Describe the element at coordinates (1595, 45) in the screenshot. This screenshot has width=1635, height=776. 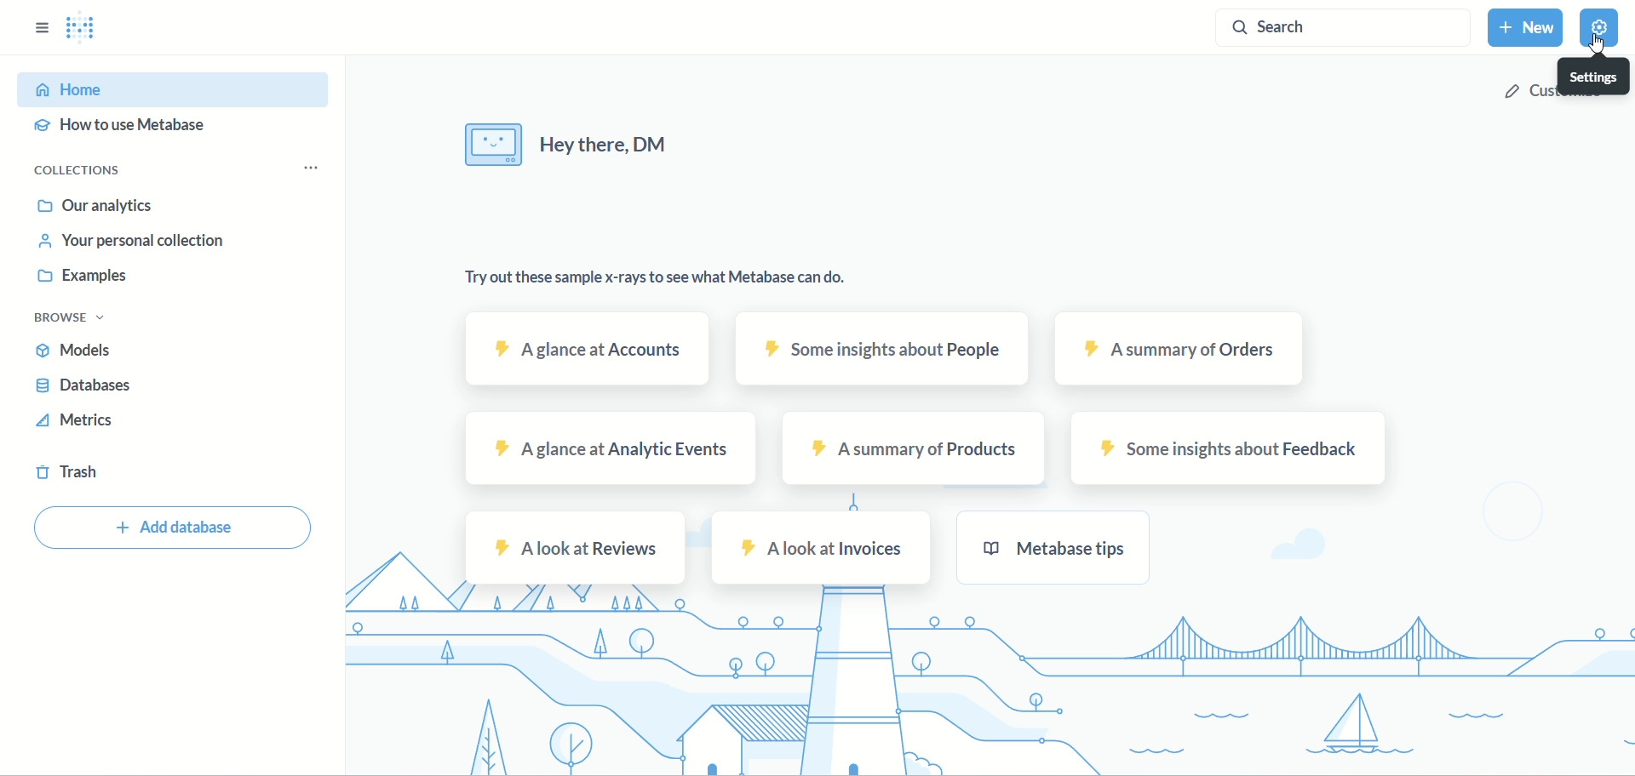
I see `cursor` at that location.